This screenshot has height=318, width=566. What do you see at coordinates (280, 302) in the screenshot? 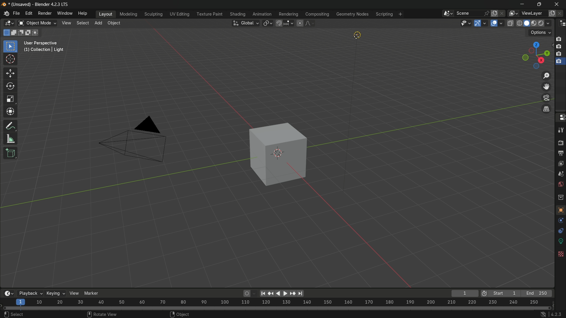
I see `scale` at bounding box center [280, 302].